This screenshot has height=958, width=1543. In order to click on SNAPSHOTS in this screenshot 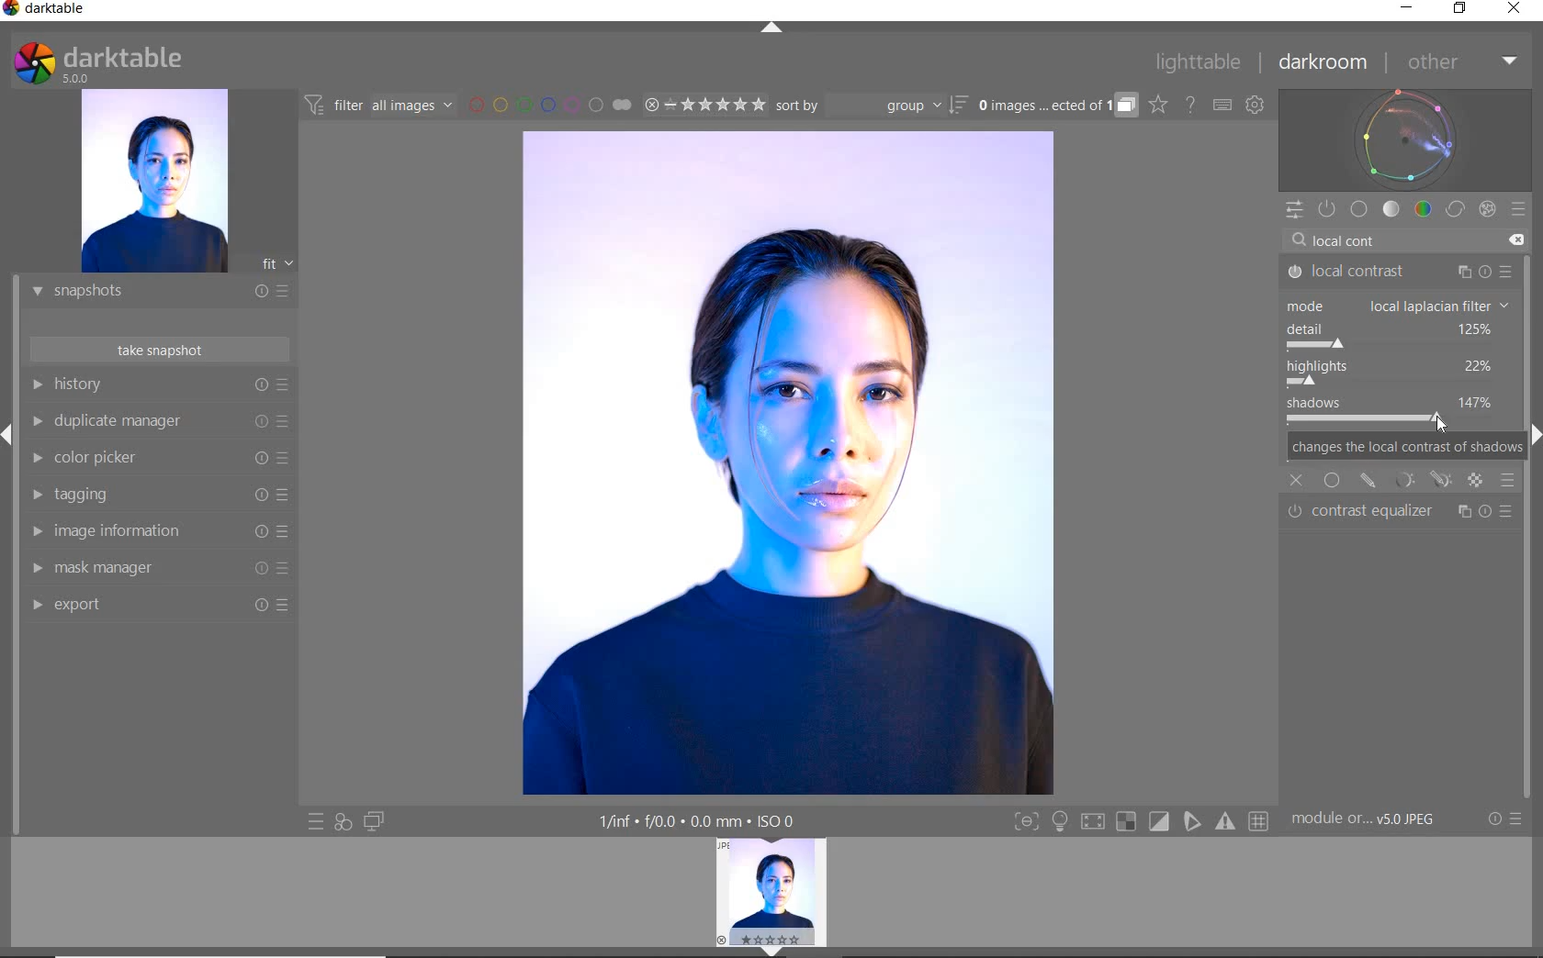, I will do `click(152, 293)`.